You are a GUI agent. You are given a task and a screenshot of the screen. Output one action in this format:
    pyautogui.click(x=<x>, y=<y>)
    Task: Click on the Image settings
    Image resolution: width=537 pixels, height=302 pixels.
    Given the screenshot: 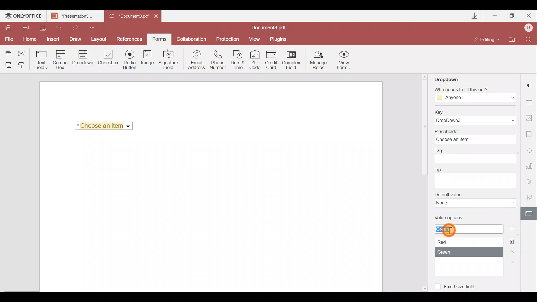 What is the action you would take?
    pyautogui.click(x=531, y=118)
    